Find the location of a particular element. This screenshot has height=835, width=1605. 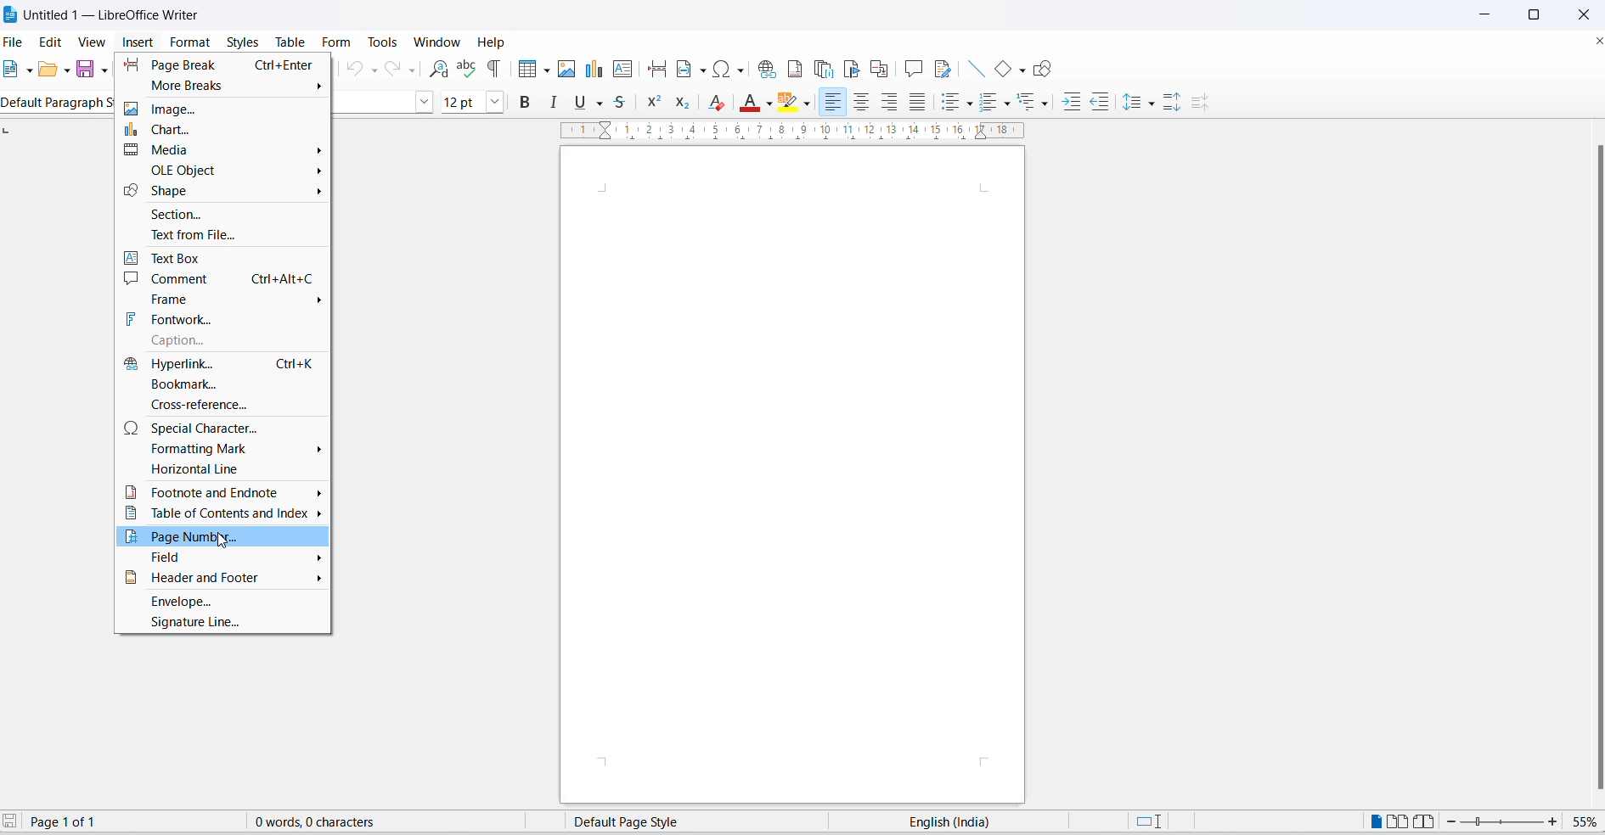

insert cross reference is located at coordinates (879, 68).